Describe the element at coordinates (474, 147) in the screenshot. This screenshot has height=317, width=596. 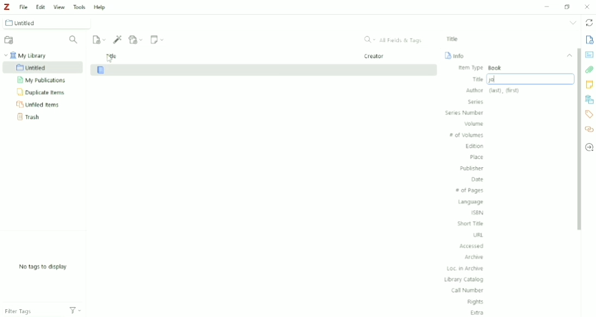
I see `Edition` at that location.